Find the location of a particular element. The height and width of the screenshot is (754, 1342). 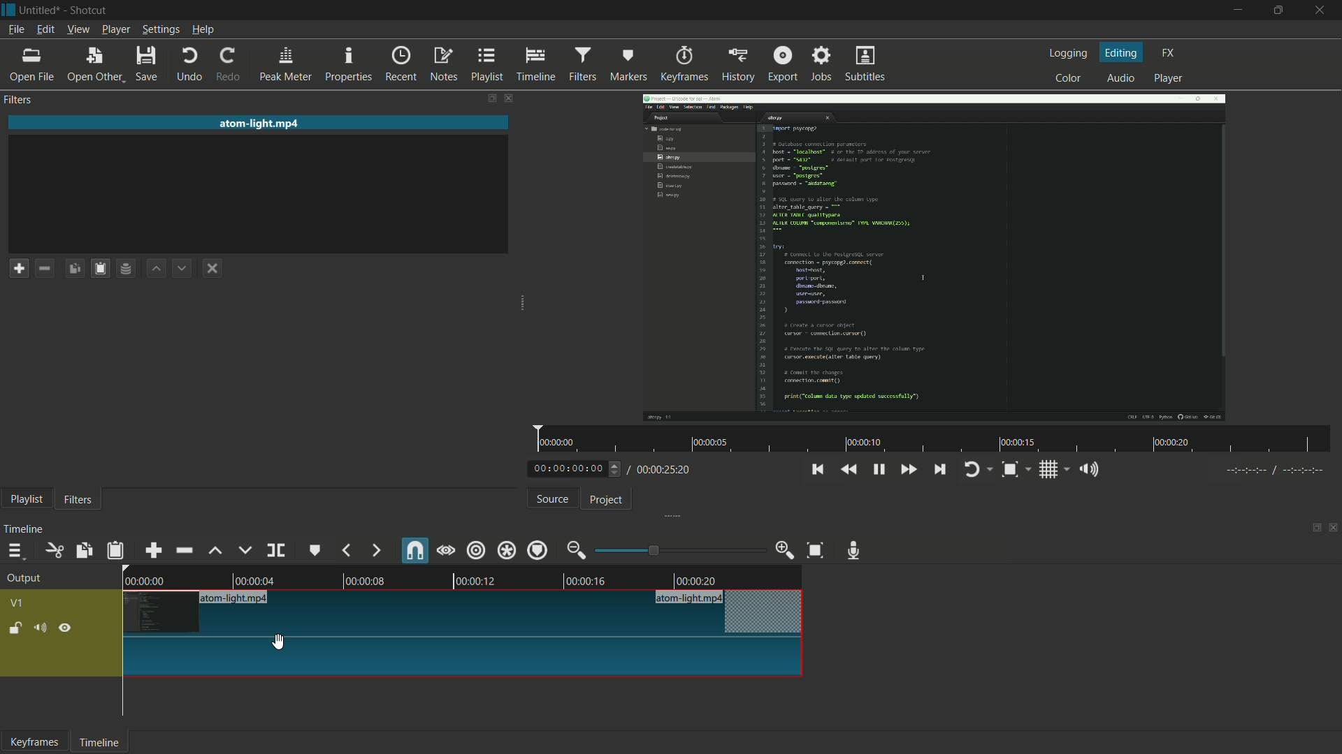

fx is located at coordinates (1169, 53).